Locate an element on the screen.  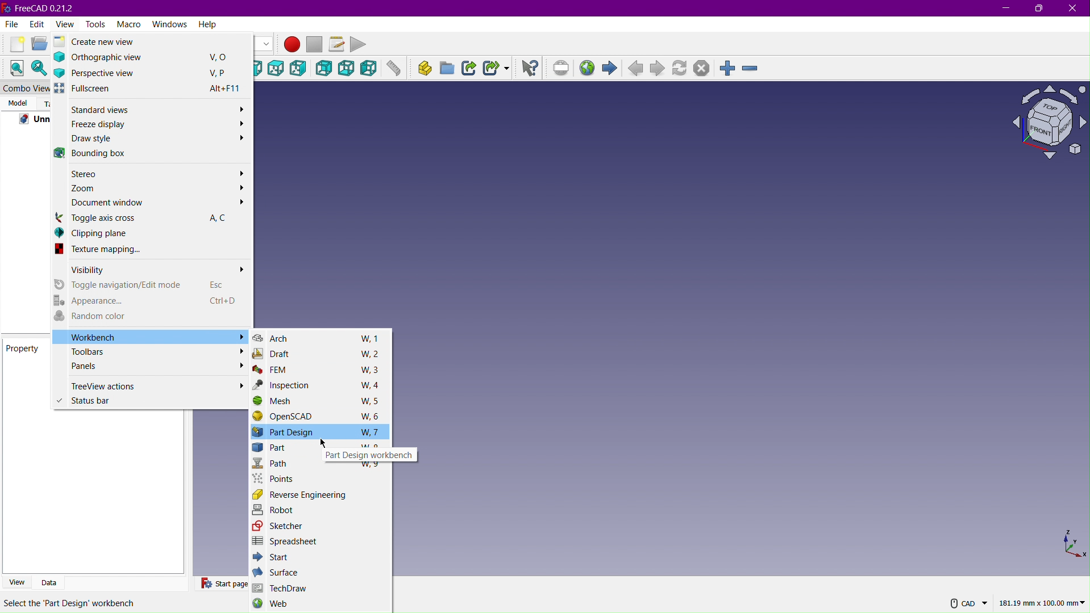
Inspection W, 4 is located at coordinates (322, 386).